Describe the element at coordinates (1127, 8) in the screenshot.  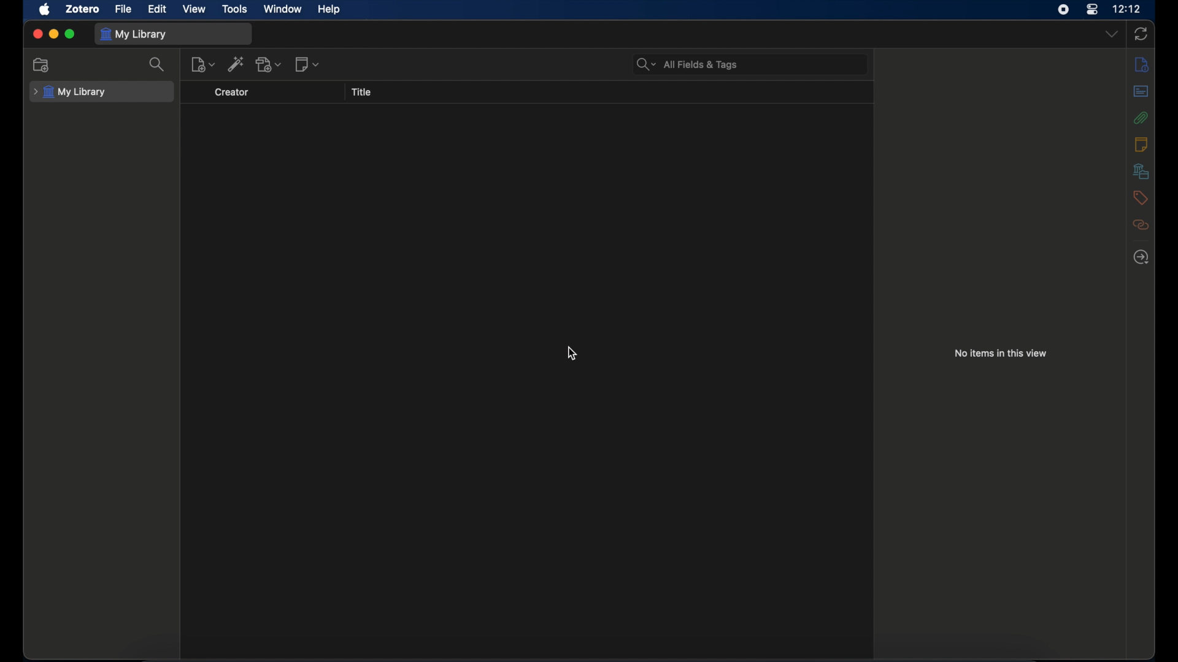
I see `time` at that location.